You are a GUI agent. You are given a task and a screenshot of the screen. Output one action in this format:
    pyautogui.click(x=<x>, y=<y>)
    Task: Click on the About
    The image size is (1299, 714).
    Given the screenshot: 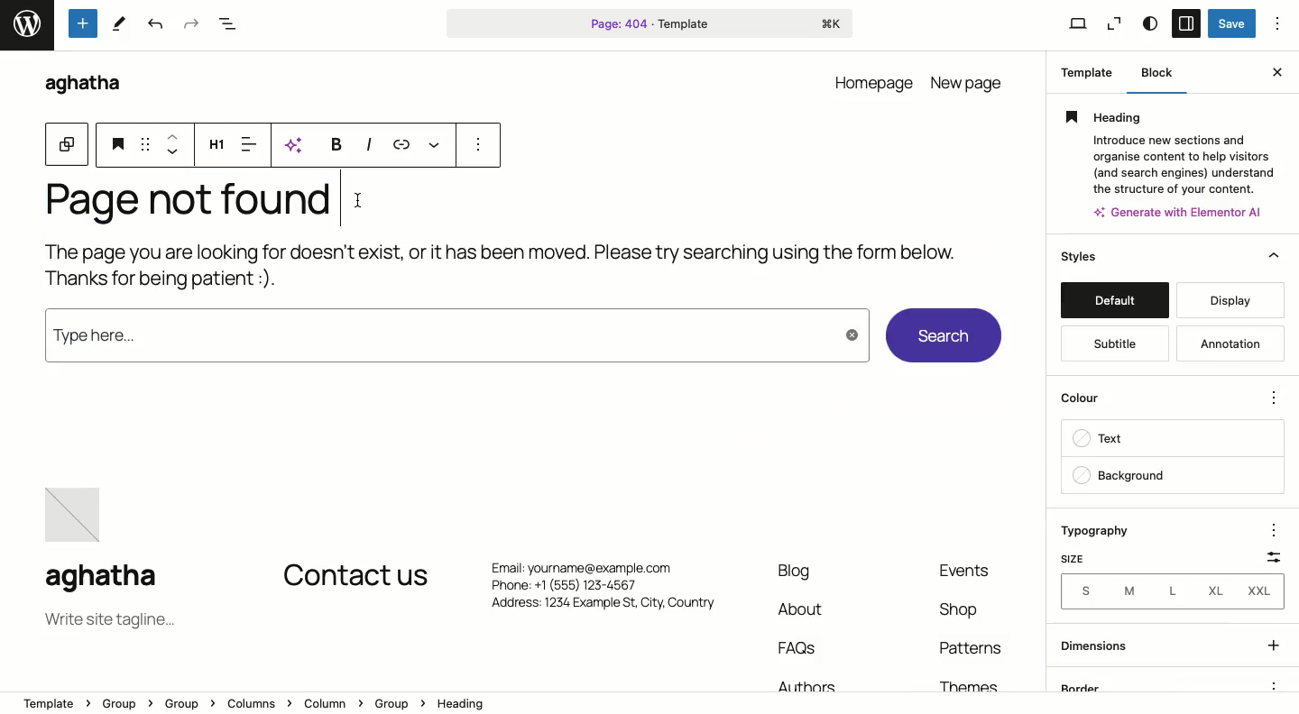 What is the action you would take?
    pyautogui.click(x=805, y=609)
    